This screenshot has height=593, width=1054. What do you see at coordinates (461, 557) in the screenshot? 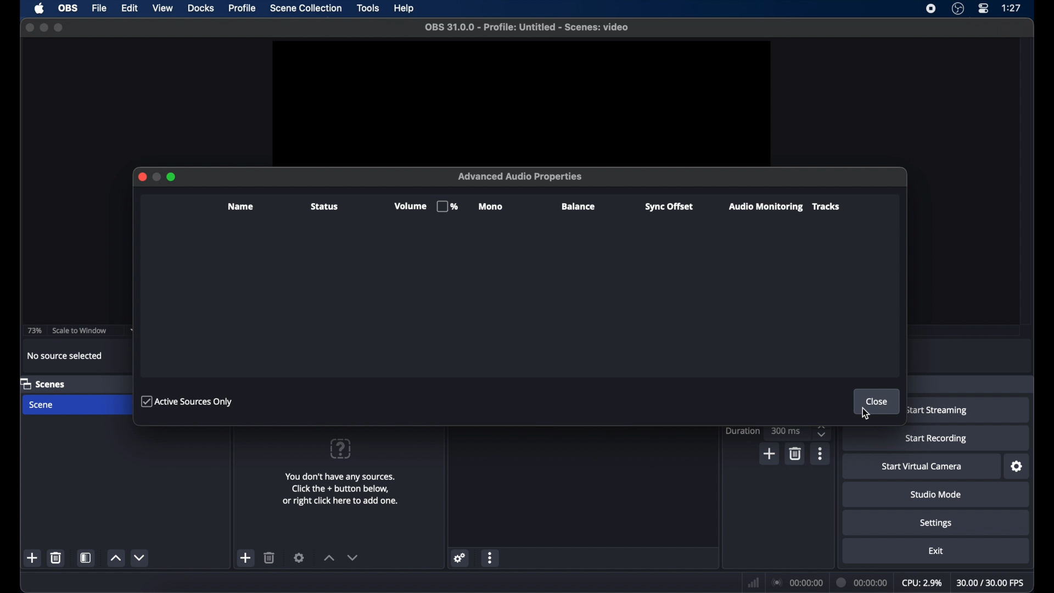
I see `settings` at bounding box center [461, 557].